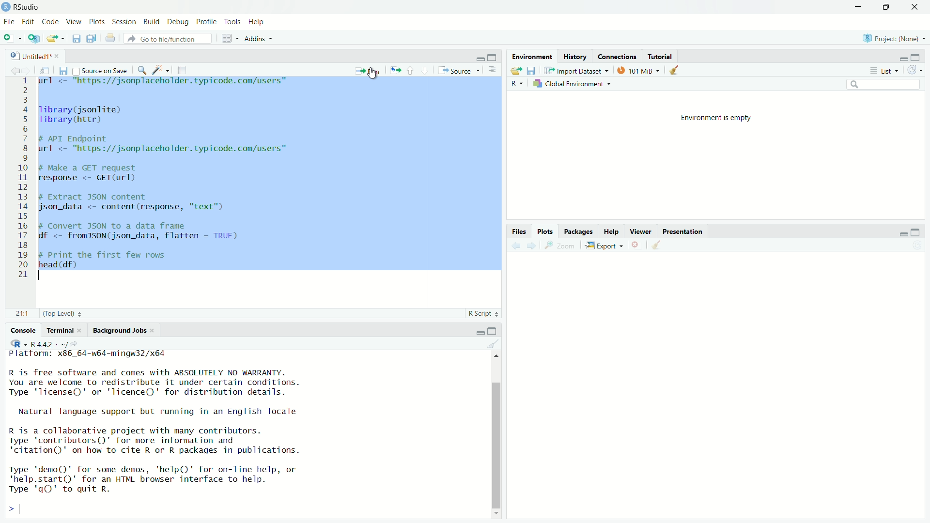  What do you see at coordinates (177, 22) in the screenshot?
I see `Debug` at bounding box center [177, 22].